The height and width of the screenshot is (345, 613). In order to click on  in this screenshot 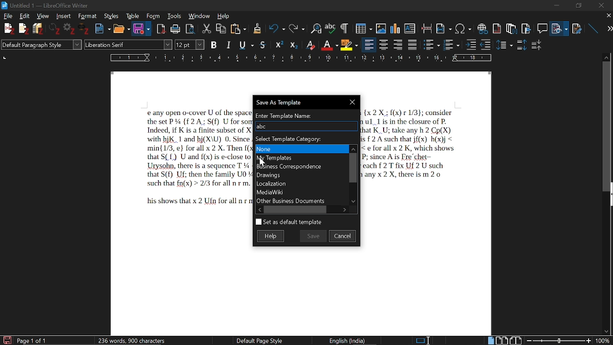, I will do `click(257, 28)`.